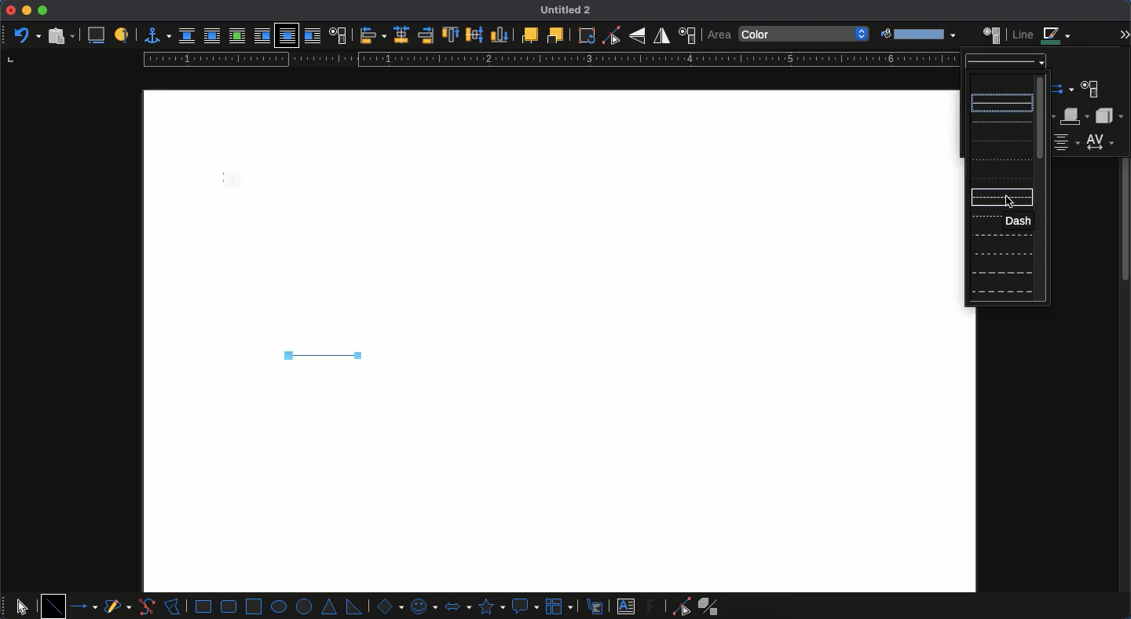 Image resolution: width=1131 pixels, height=619 pixels. Describe the element at coordinates (388, 606) in the screenshot. I see `basic shapes` at that location.